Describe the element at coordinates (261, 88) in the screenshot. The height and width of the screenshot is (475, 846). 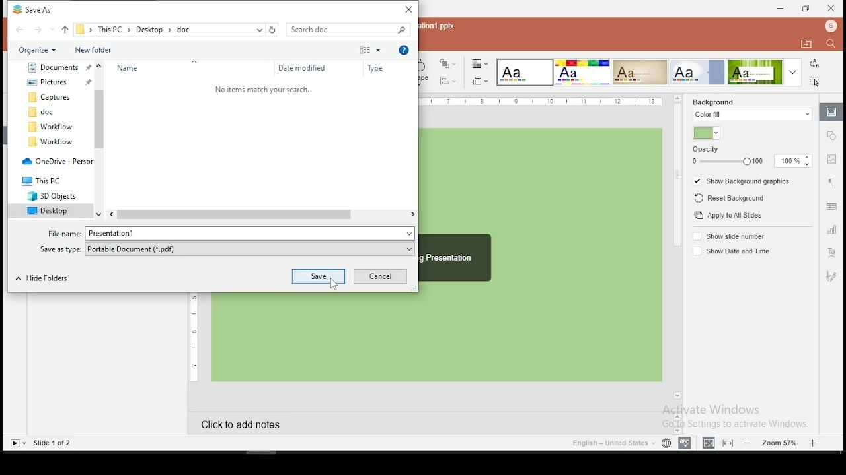
I see `text` at that location.